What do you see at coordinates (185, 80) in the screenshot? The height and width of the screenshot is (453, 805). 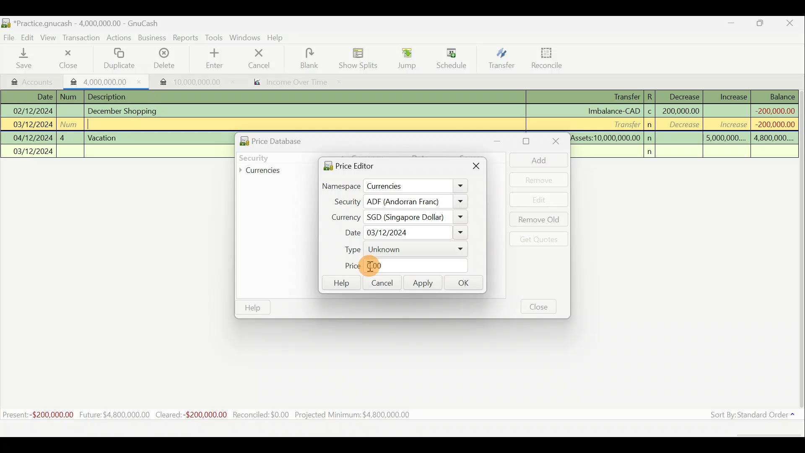 I see `Imported transaction` at bounding box center [185, 80].